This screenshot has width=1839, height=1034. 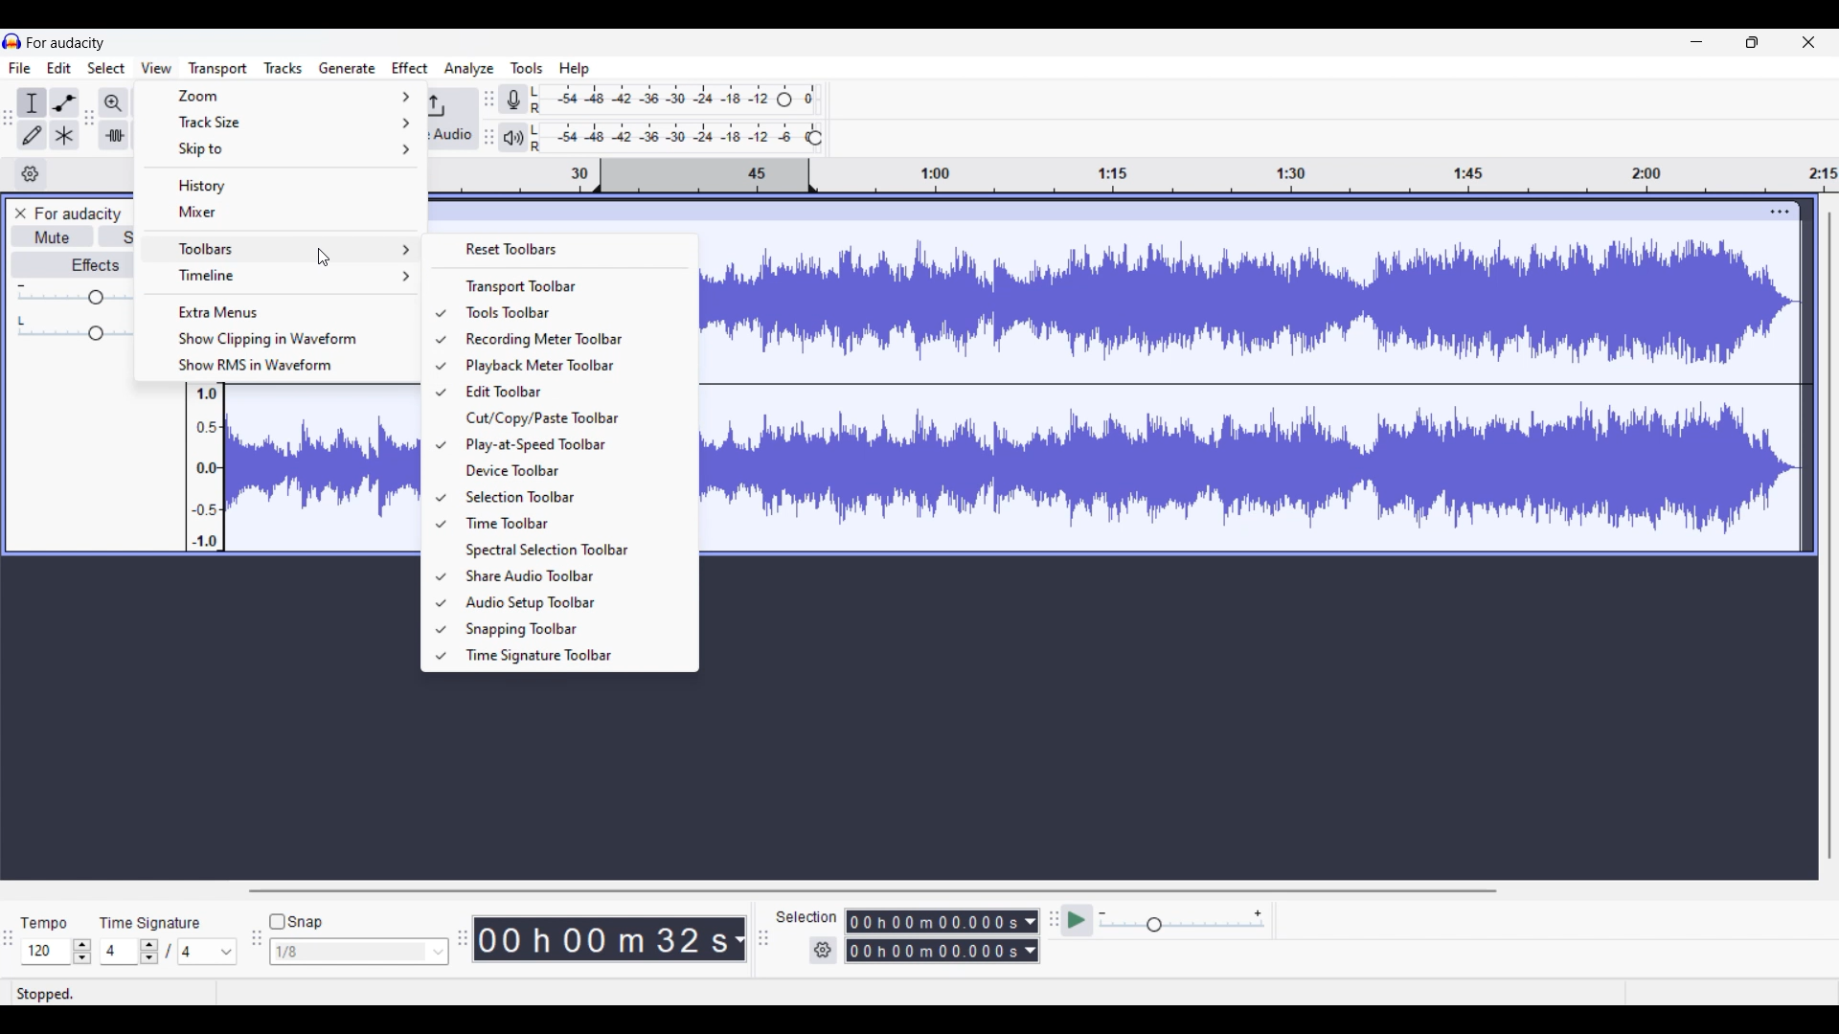 What do you see at coordinates (575, 70) in the screenshot?
I see `Help menu` at bounding box center [575, 70].